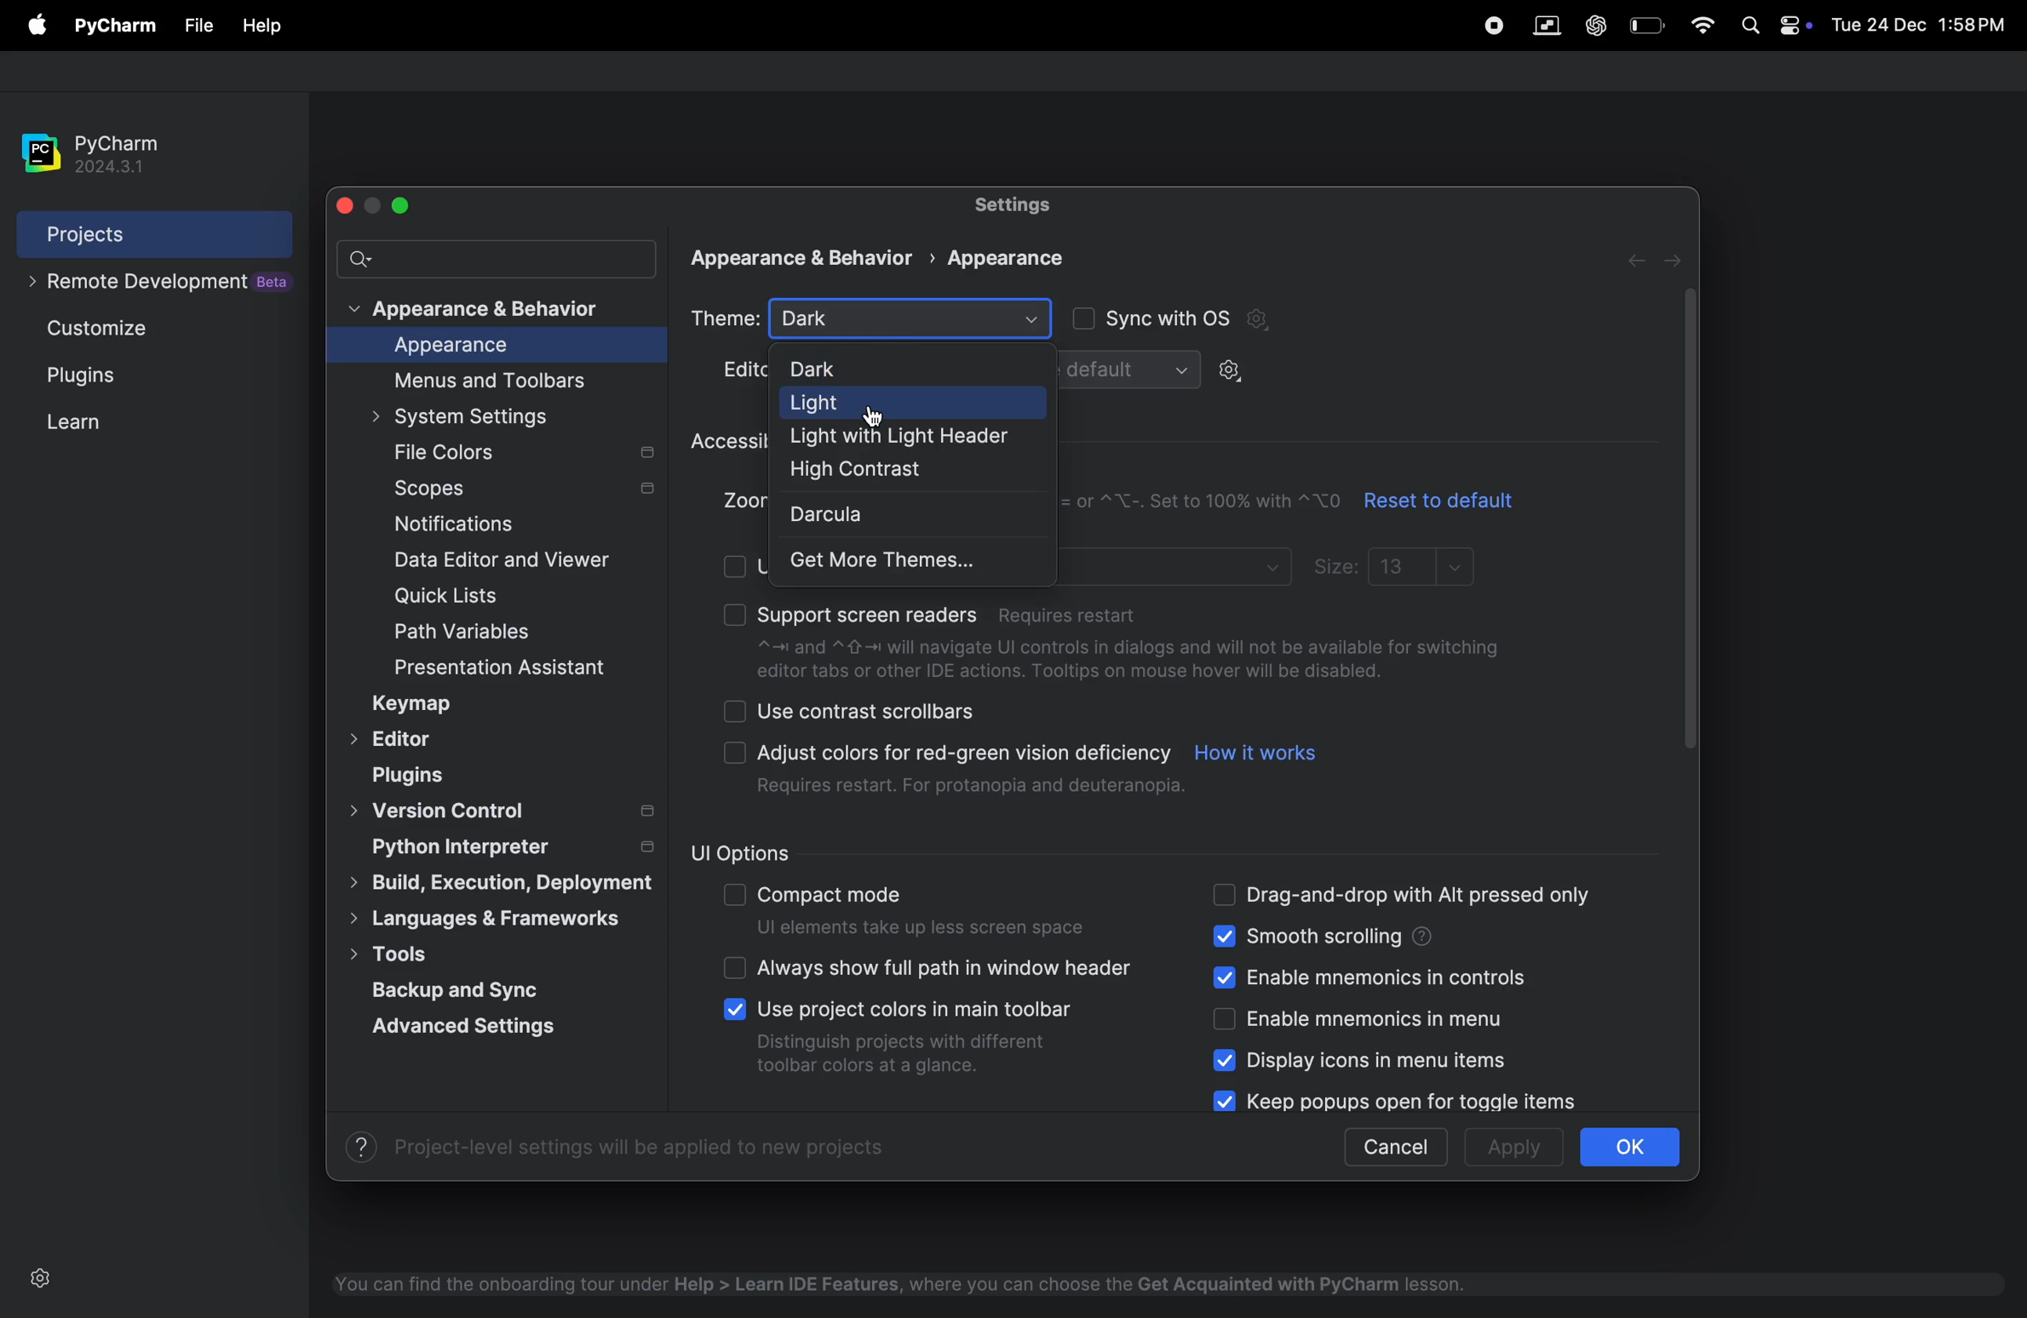 The width and height of the screenshot is (2027, 1318). What do you see at coordinates (911, 1056) in the screenshot?
I see `Distinguish projects with different toolbar colors at a glance.` at bounding box center [911, 1056].